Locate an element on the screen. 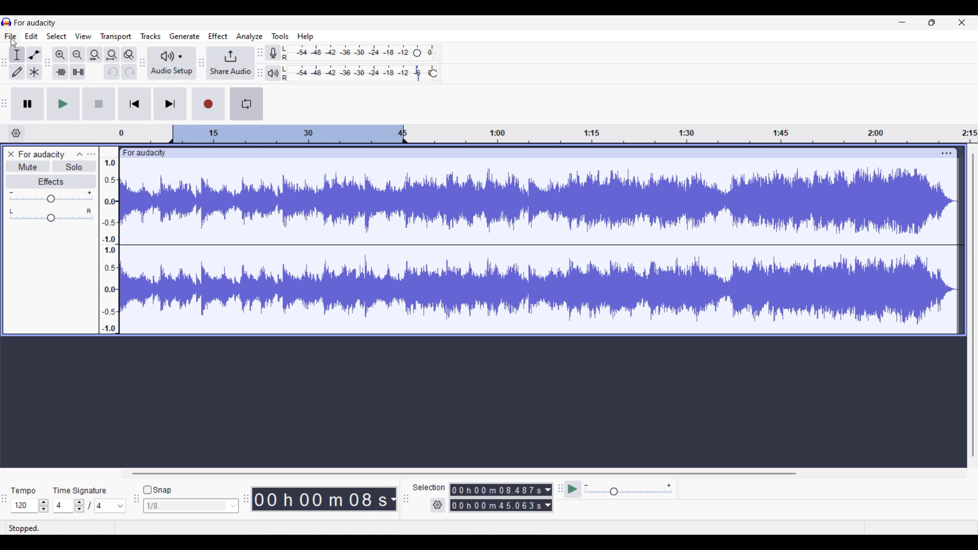 The image size is (978, 550). Fit selection to width is located at coordinates (94, 56).